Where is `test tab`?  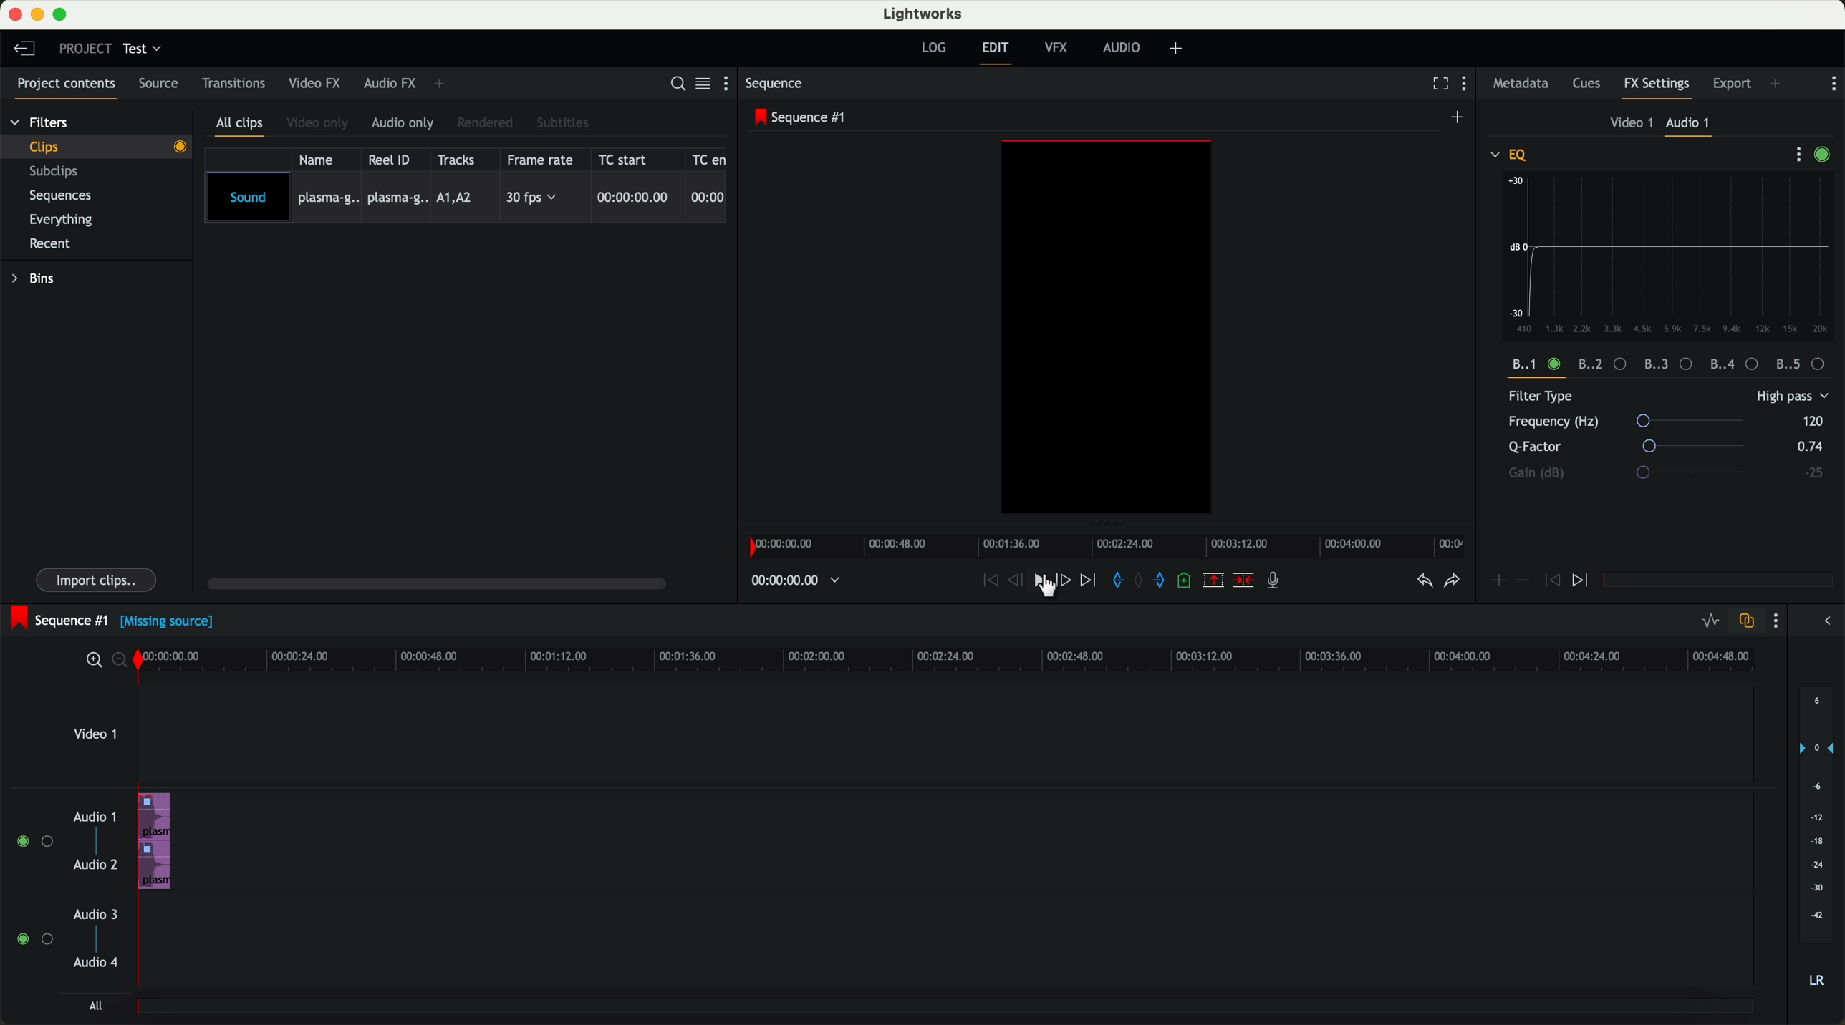 test tab is located at coordinates (144, 45).